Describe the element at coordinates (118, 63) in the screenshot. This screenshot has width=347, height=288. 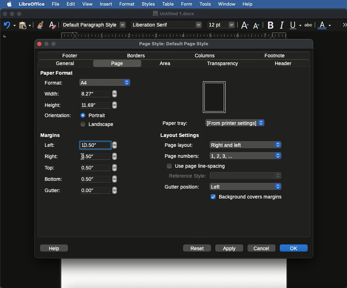
I see `Page` at that location.